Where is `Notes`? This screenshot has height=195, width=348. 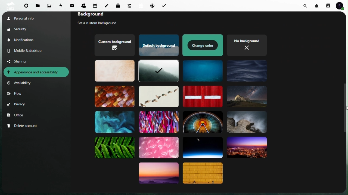 Notes is located at coordinates (108, 4).